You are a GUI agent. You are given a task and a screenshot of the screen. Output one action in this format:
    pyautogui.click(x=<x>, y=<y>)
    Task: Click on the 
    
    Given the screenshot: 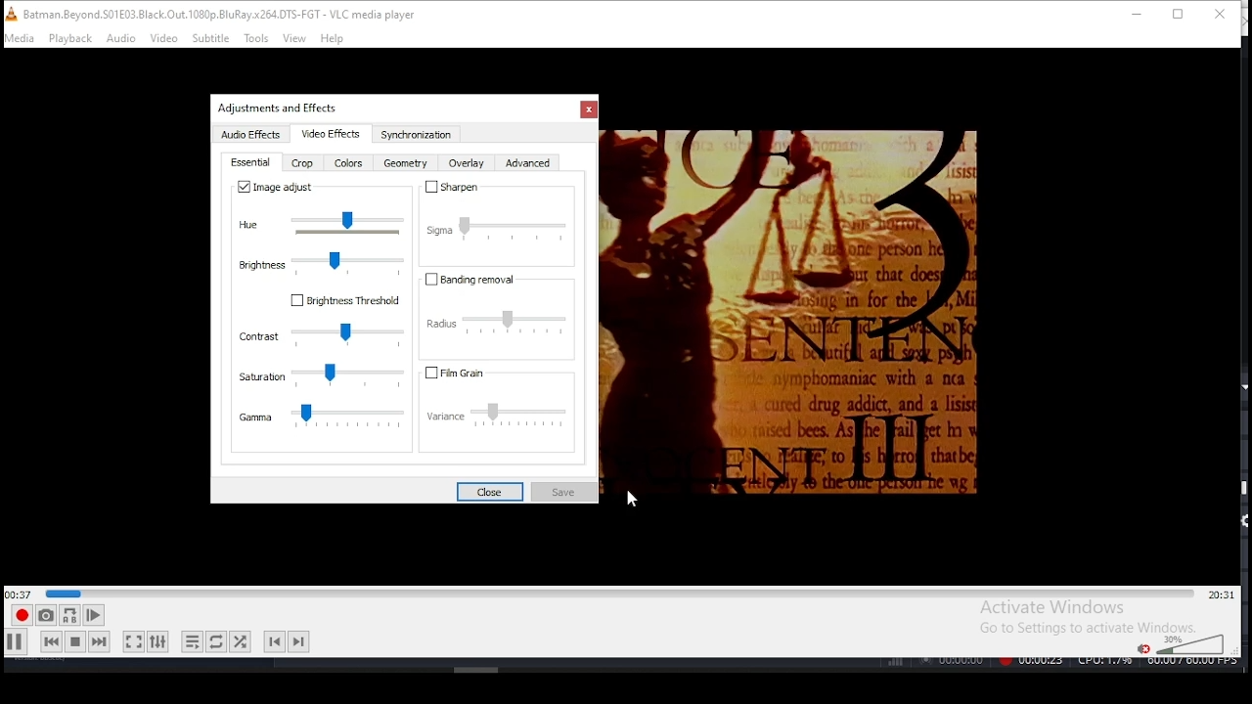 What is the action you would take?
    pyautogui.click(x=282, y=107)
    